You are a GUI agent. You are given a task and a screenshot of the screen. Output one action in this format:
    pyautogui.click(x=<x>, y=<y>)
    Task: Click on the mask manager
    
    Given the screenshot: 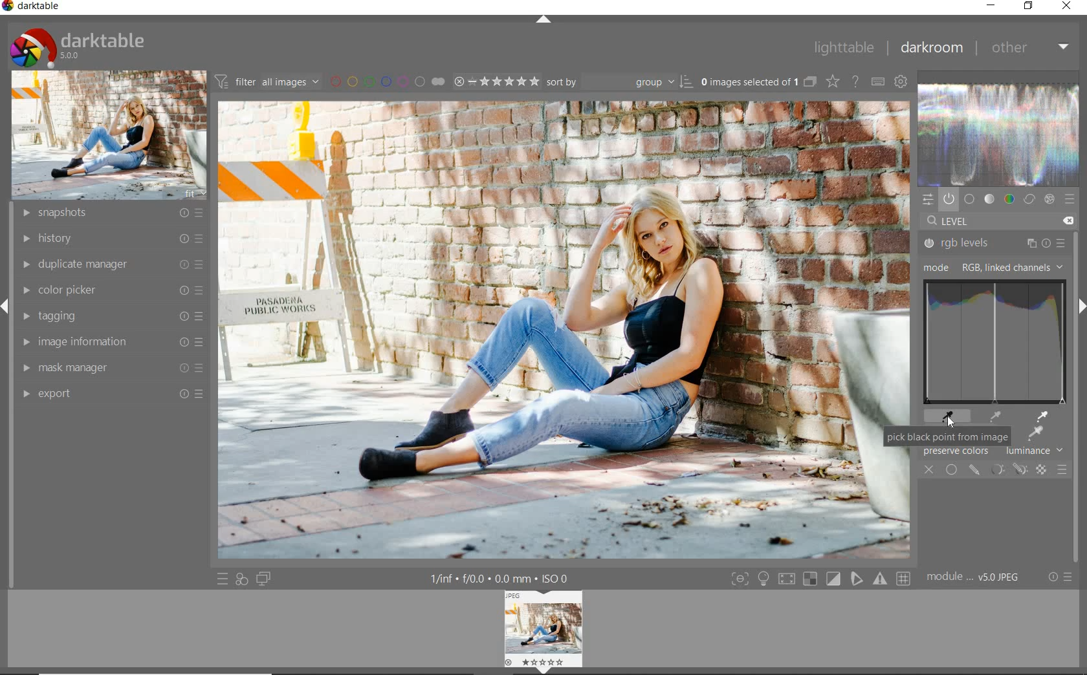 What is the action you would take?
    pyautogui.click(x=110, y=369)
    